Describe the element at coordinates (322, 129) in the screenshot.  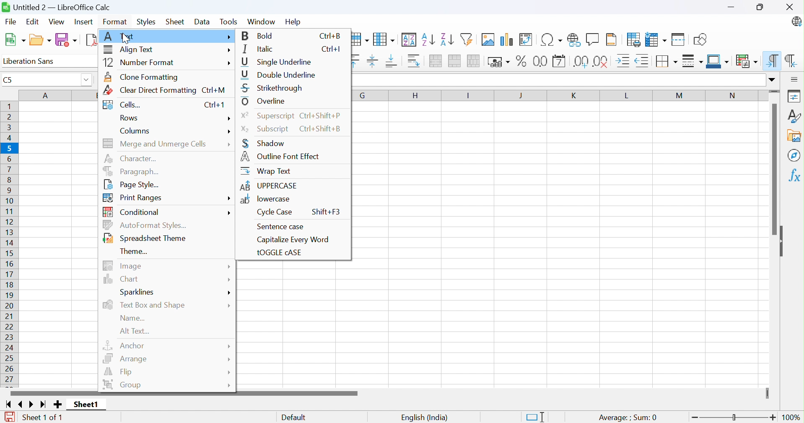
I see `Ctrl+Shift+B` at that location.